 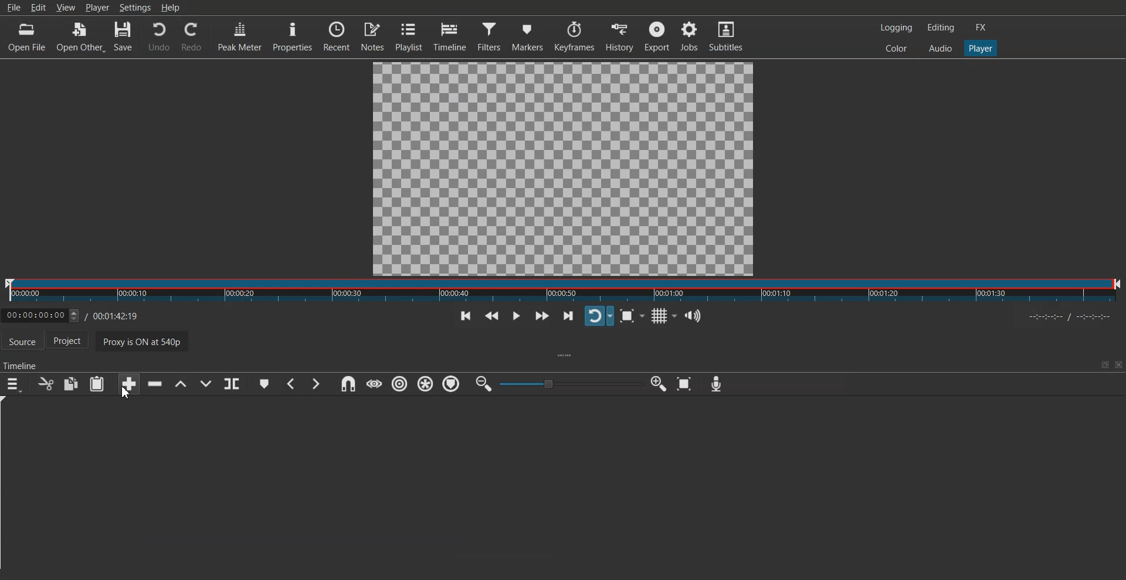 What do you see at coordinates (565, 167) in the screenshot?
I see `File Preview window` at bounding box center [565, 167].